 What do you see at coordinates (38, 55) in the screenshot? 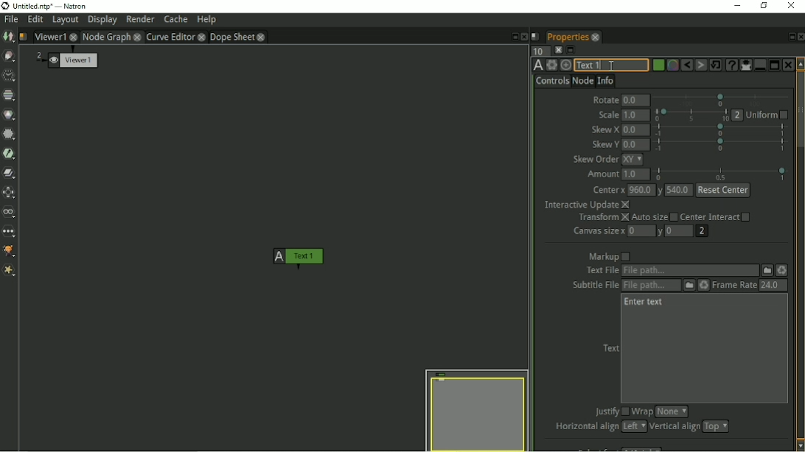
I see `2` at bounding box center [38, 55].